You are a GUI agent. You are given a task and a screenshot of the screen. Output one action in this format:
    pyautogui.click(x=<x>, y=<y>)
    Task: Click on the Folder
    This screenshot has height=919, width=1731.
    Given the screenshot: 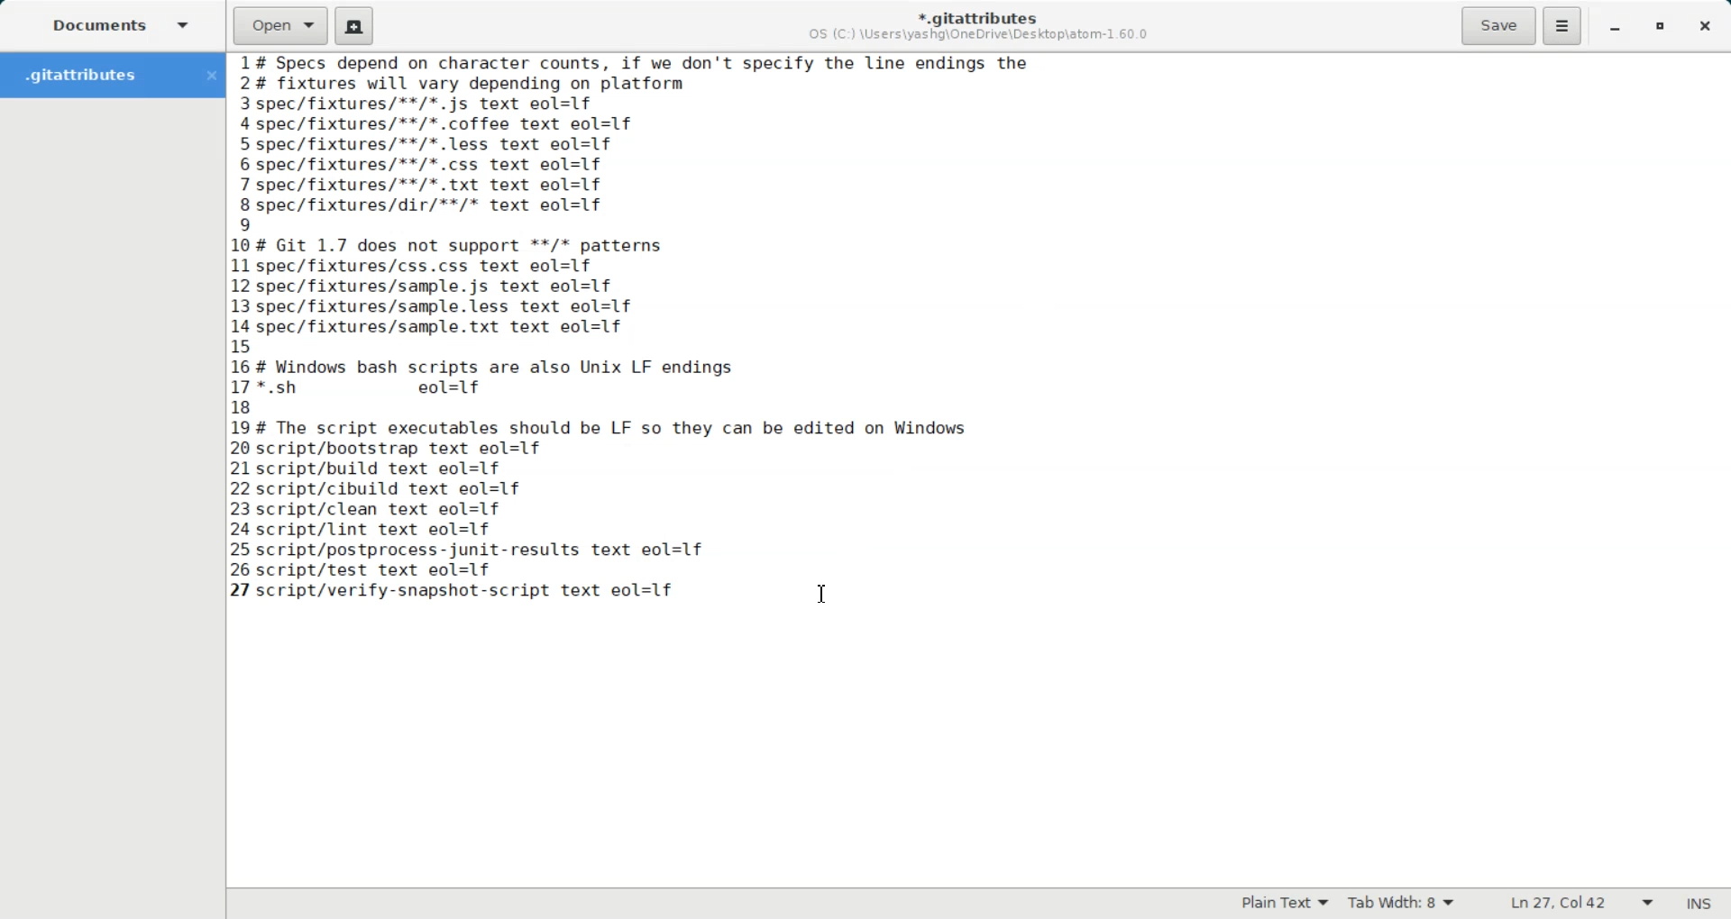 What is the action you would take?
    pyautogui.click(x=94, y=75)
    